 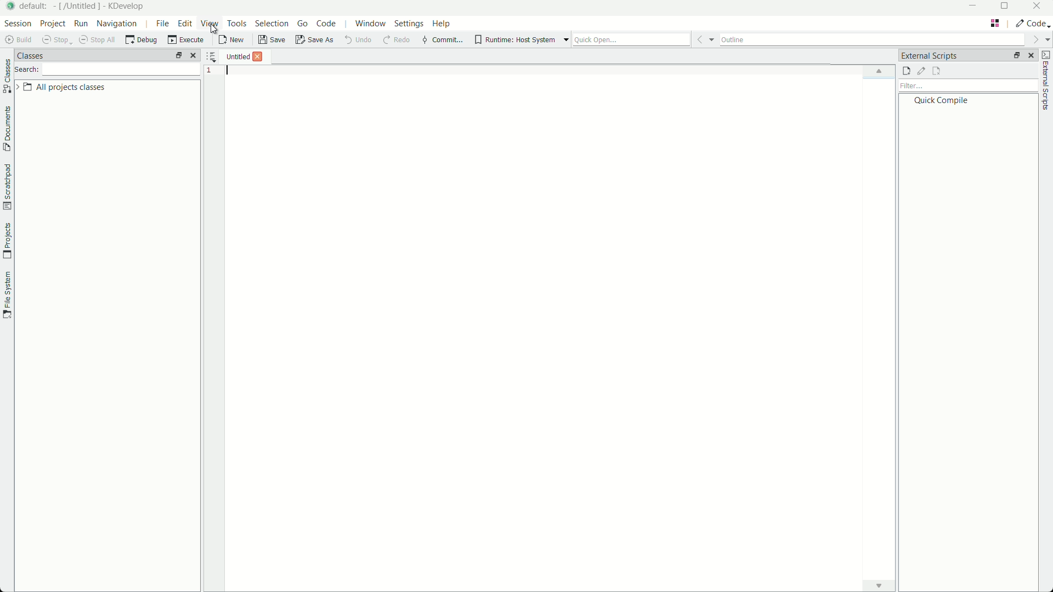 I want to click on all project classes, so click(x=63, y=87).